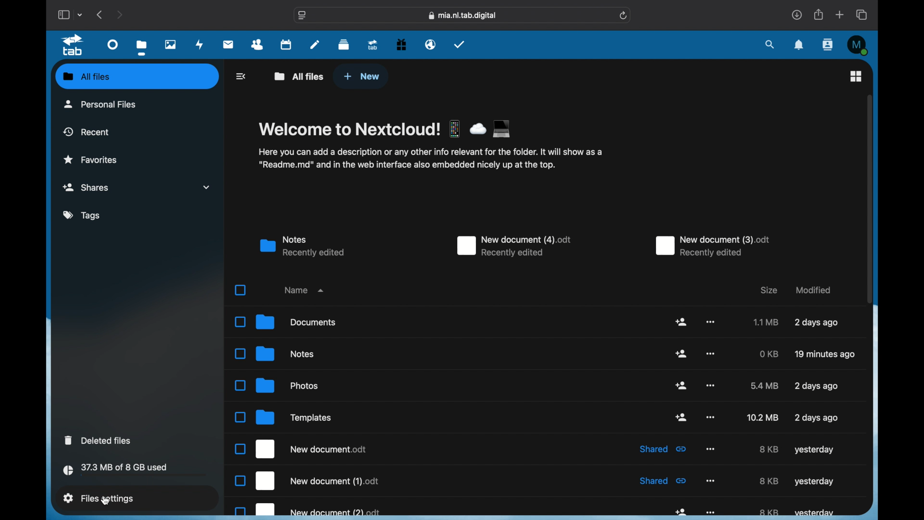 The image size is (924, 520). I want to click on yesterday, so click(815, 513).